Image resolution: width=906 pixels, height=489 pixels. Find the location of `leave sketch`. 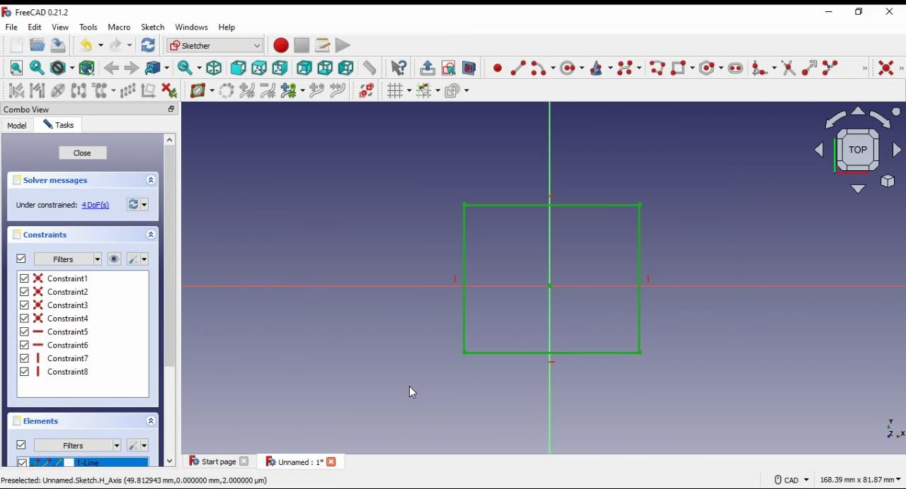

leave sketch is located at coordinates (428, 69).